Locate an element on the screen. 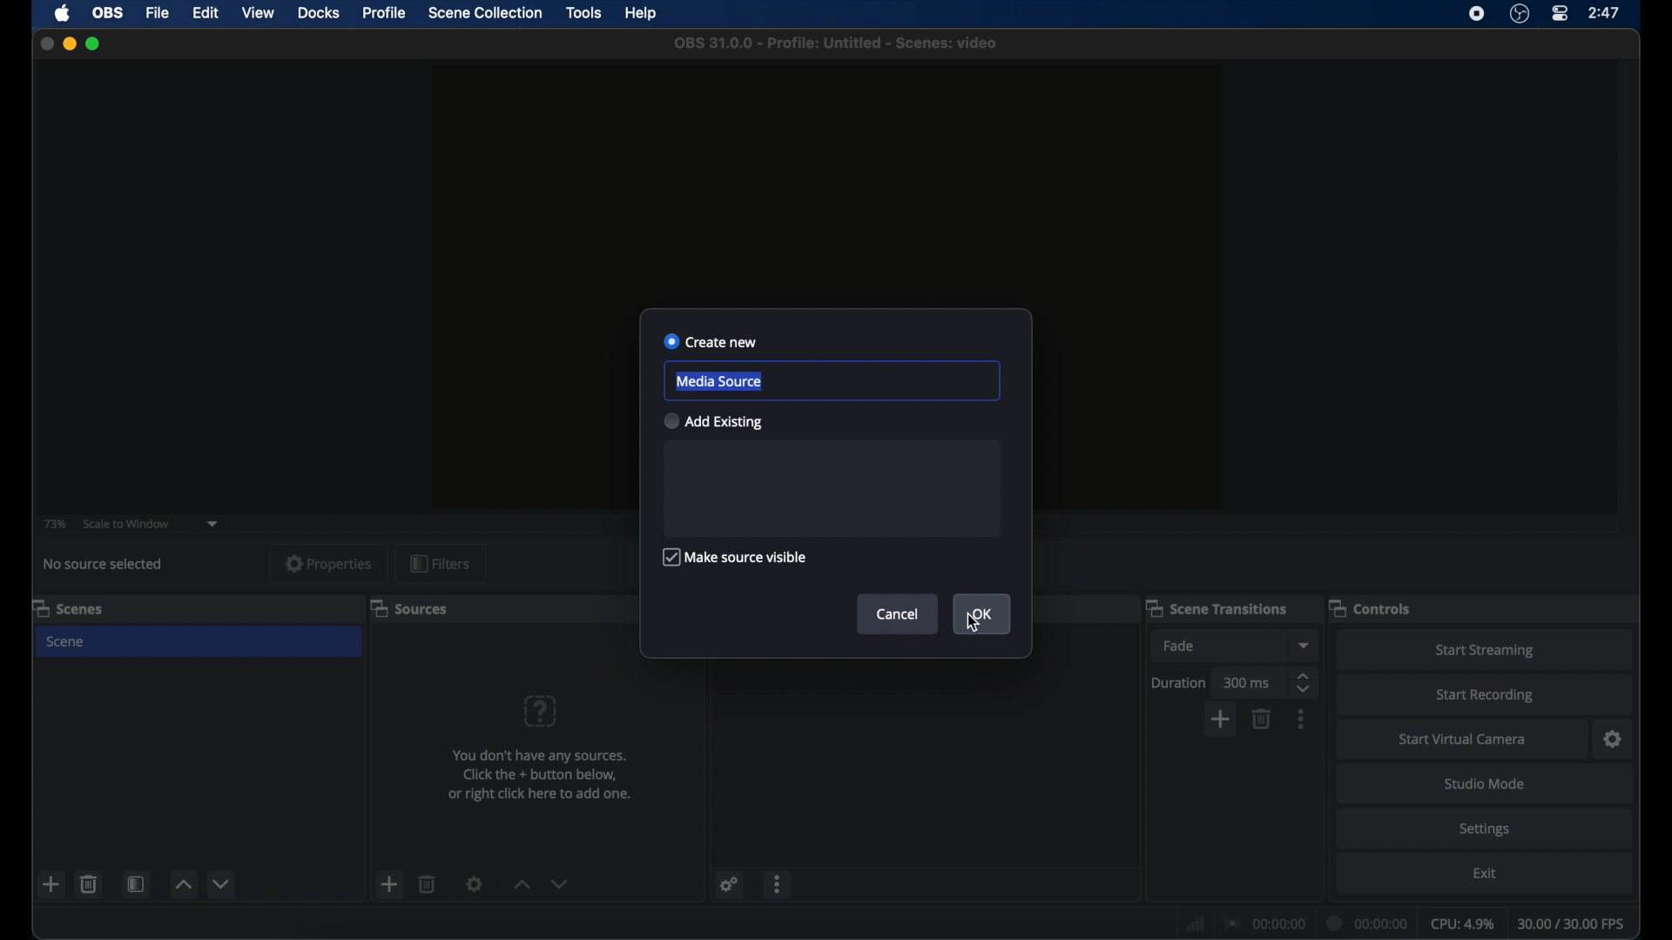 The height and width of the screenshot is (940, 1672). time is located at coordinates (1605, 13).